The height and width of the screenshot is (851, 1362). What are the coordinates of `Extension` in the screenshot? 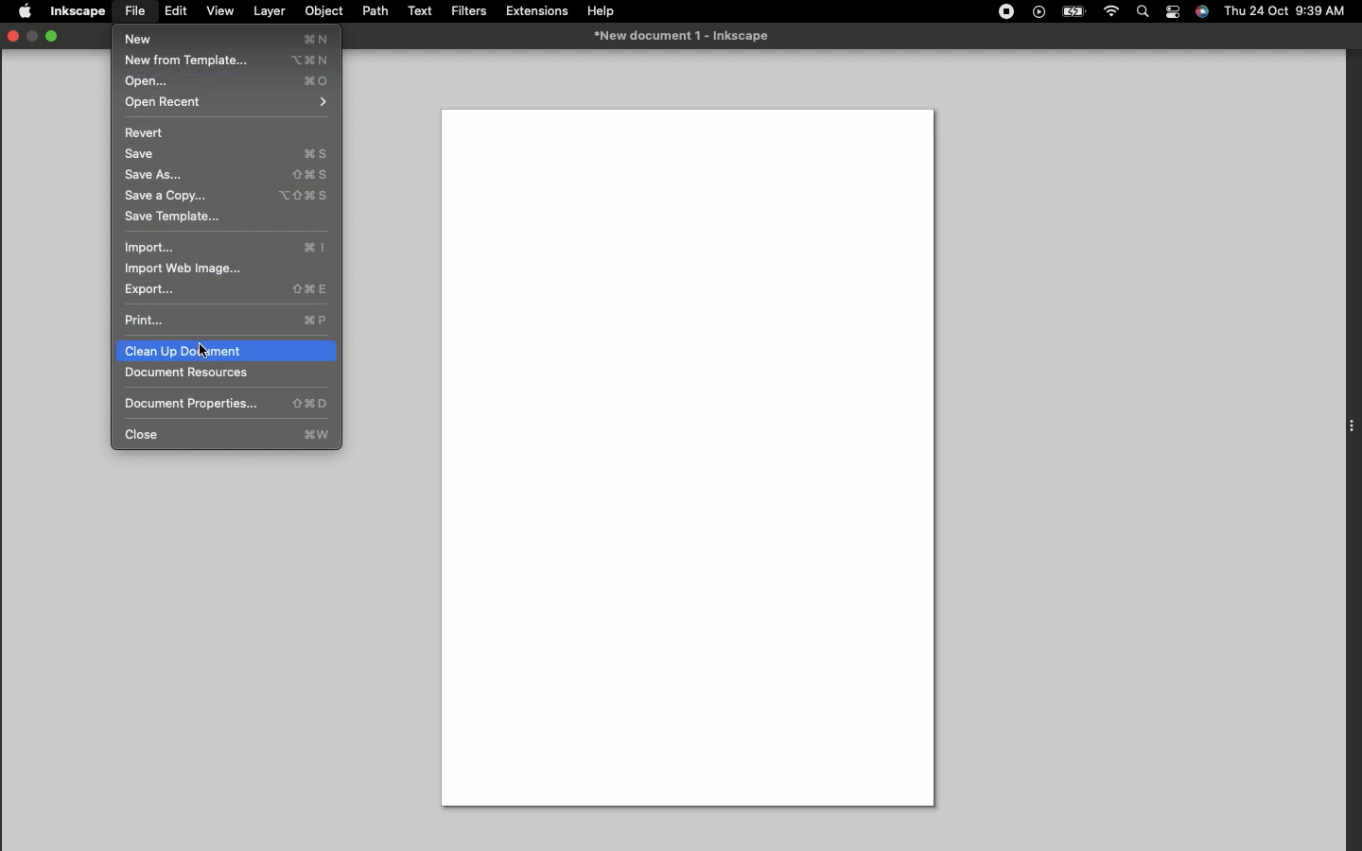 It's located at (1353, 428).